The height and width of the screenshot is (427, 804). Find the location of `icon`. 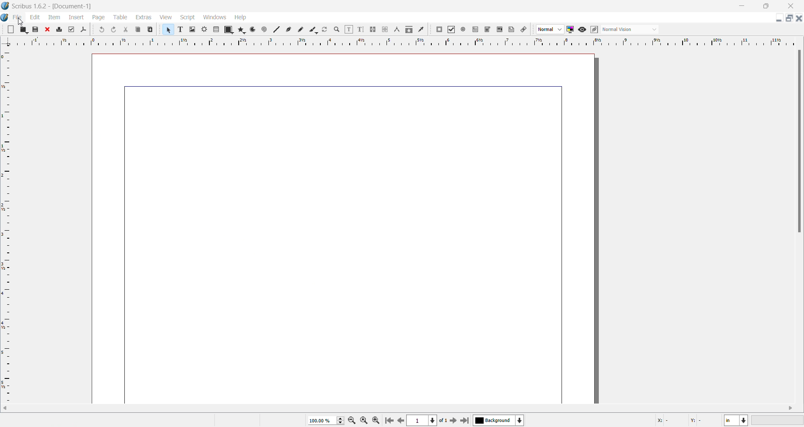

icon is located at coordinates (276, 30).